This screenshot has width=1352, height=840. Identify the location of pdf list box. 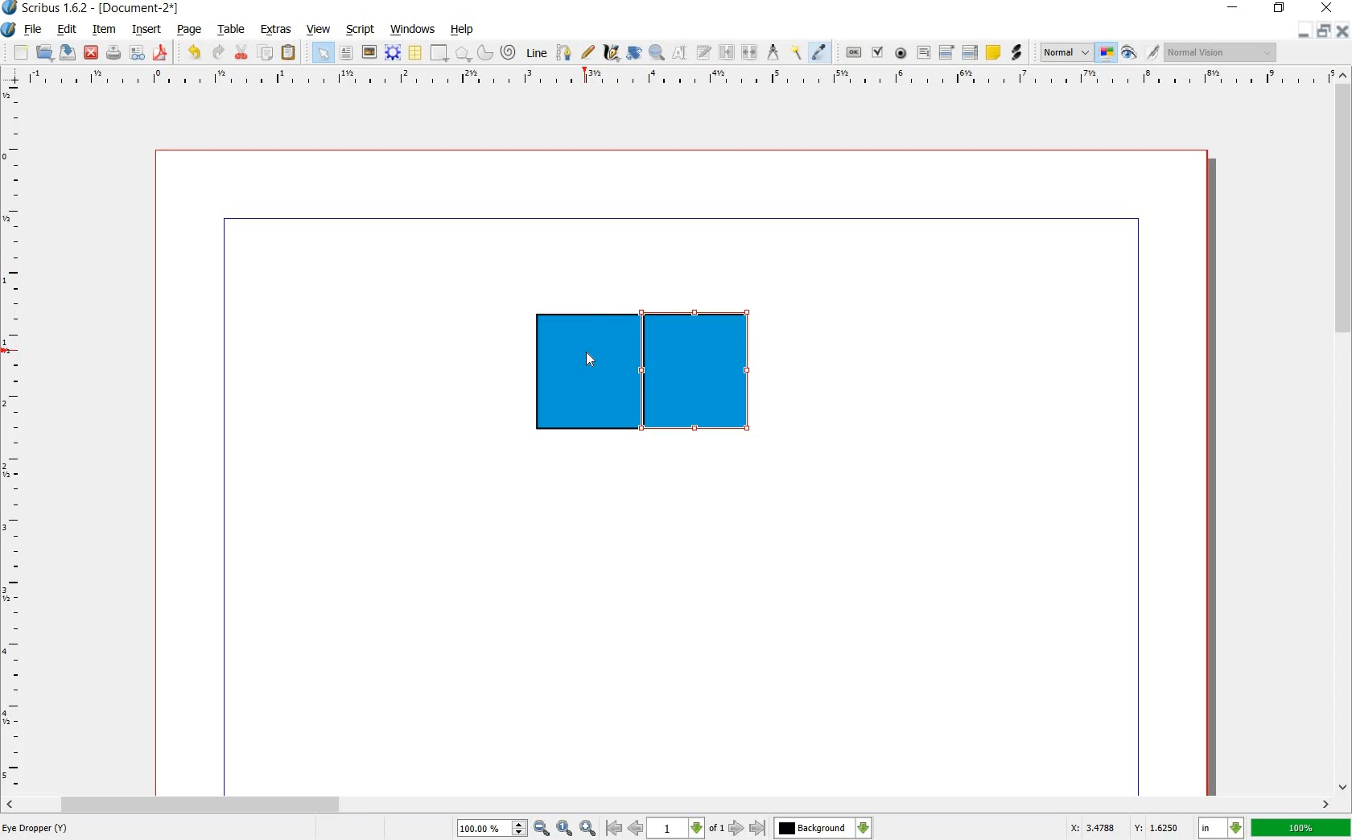
(970, 53).